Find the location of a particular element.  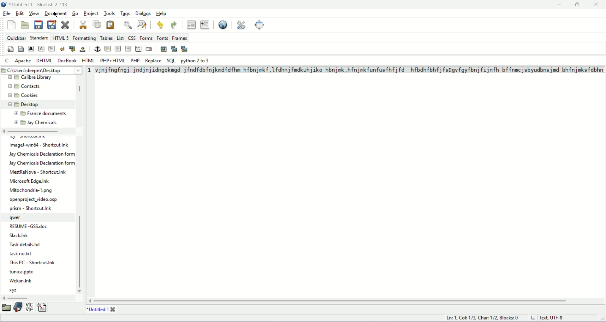

indent is located at coordinates (206, 25).